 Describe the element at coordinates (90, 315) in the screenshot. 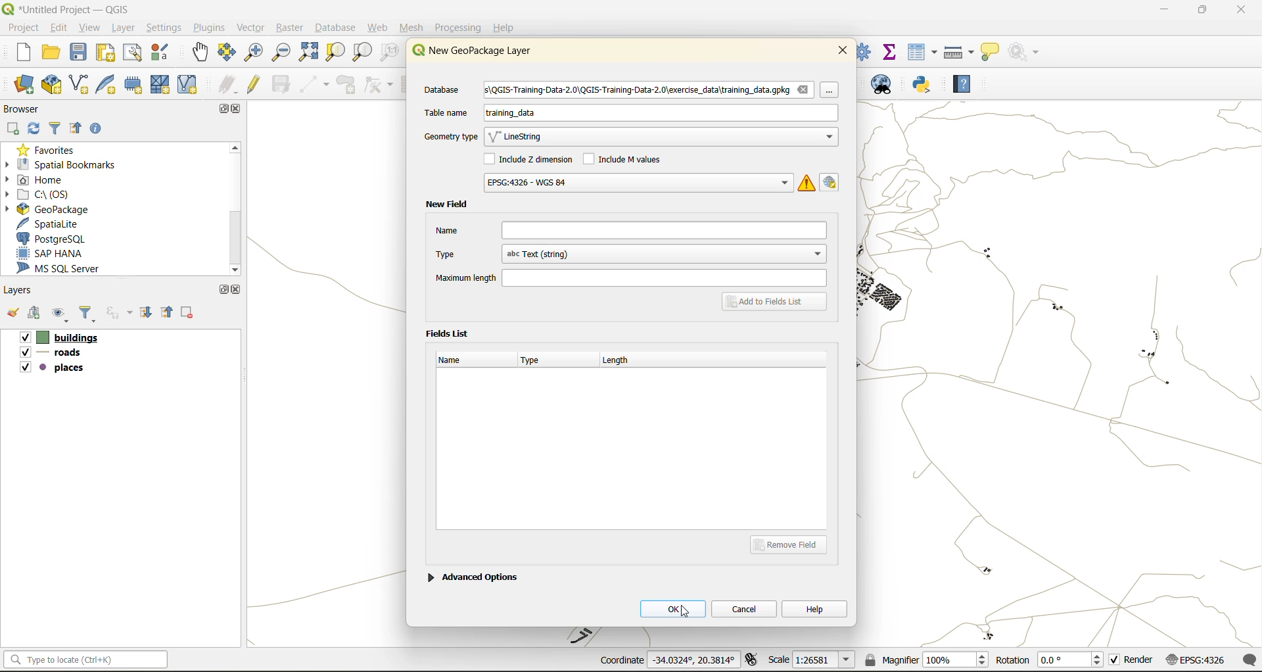

I see `filter` at that location.